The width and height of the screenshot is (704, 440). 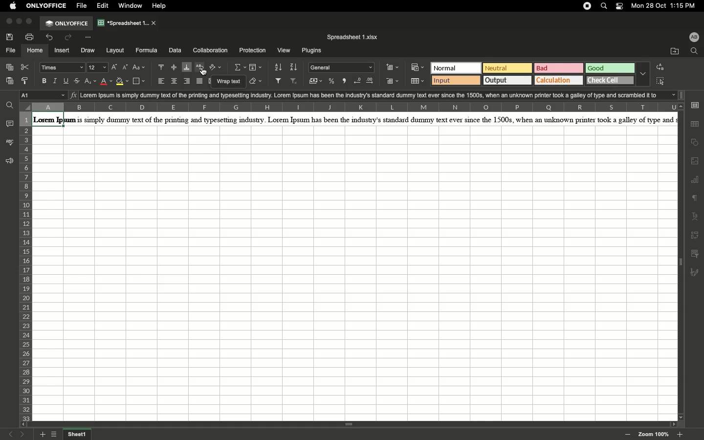 What do you see at coordinates (629, 435) in the screenshot?
I see `Zoom out` at bounding box center [629, 435].